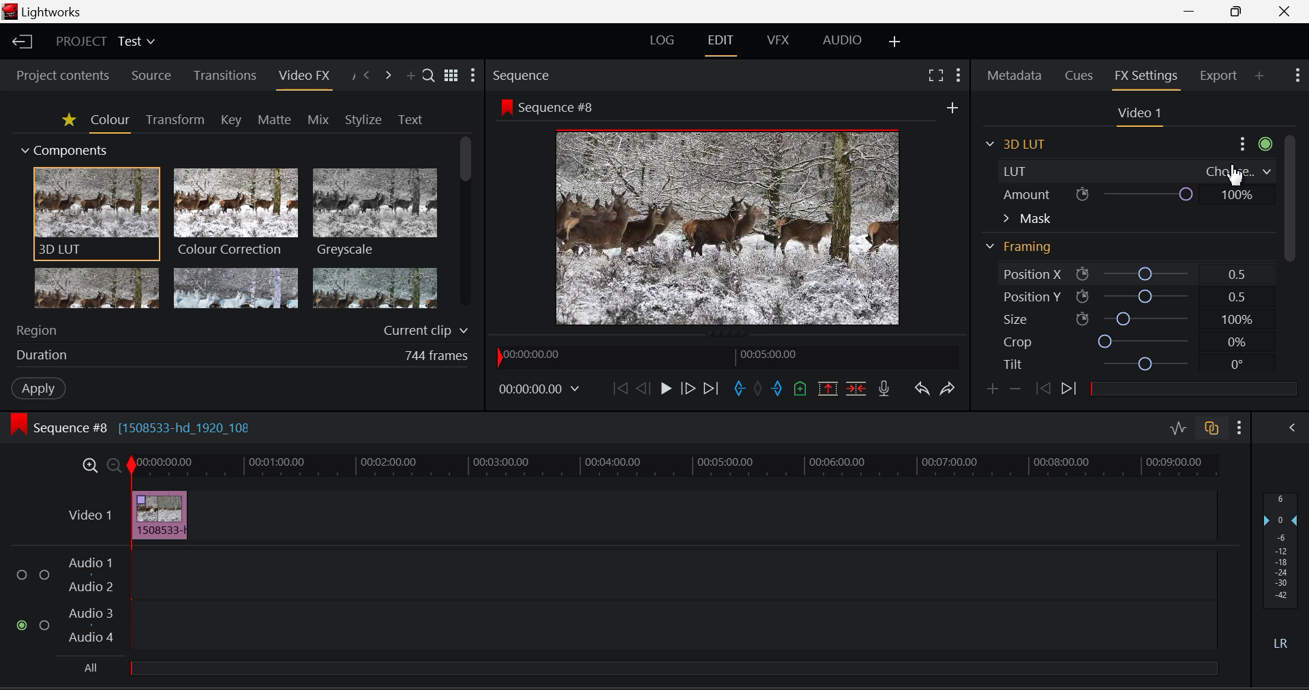 This screenshot has height=690, width=1309. Describe the element at coordinates (739, 389) in the screenshot. I see `Mark In` at that location.